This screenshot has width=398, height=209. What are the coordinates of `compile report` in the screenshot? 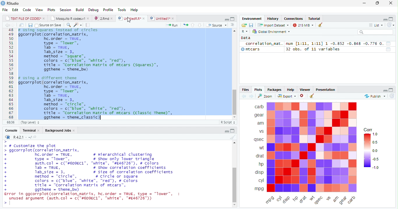 It's located at (89, 26).